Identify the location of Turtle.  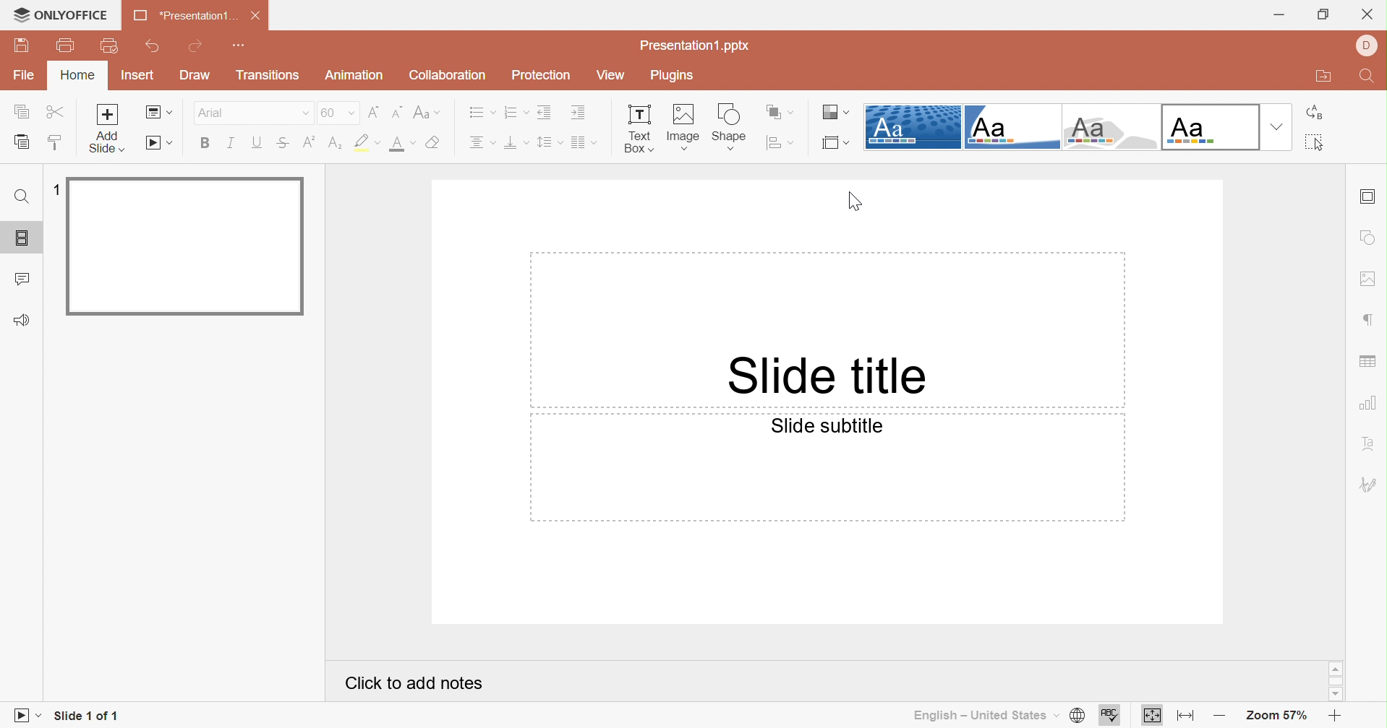
(1109, 127).